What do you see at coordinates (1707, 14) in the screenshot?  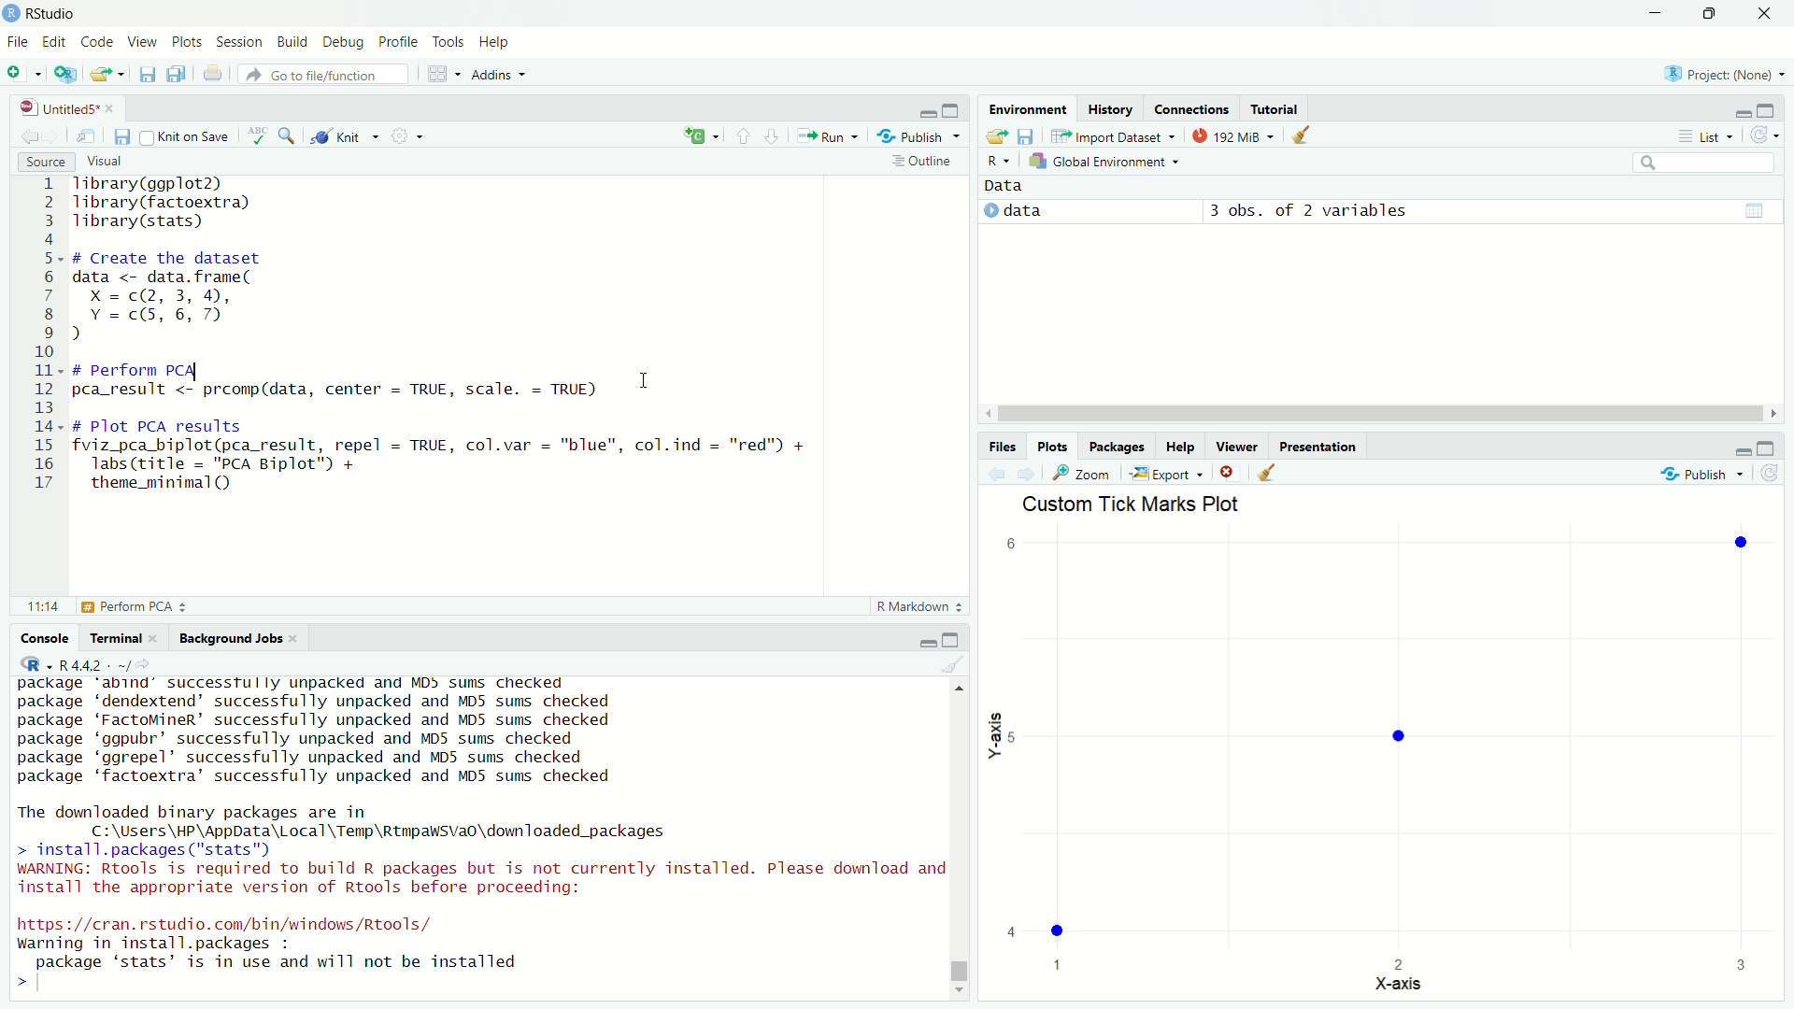 I see `Maximize` at bounding box center [1707, 14].